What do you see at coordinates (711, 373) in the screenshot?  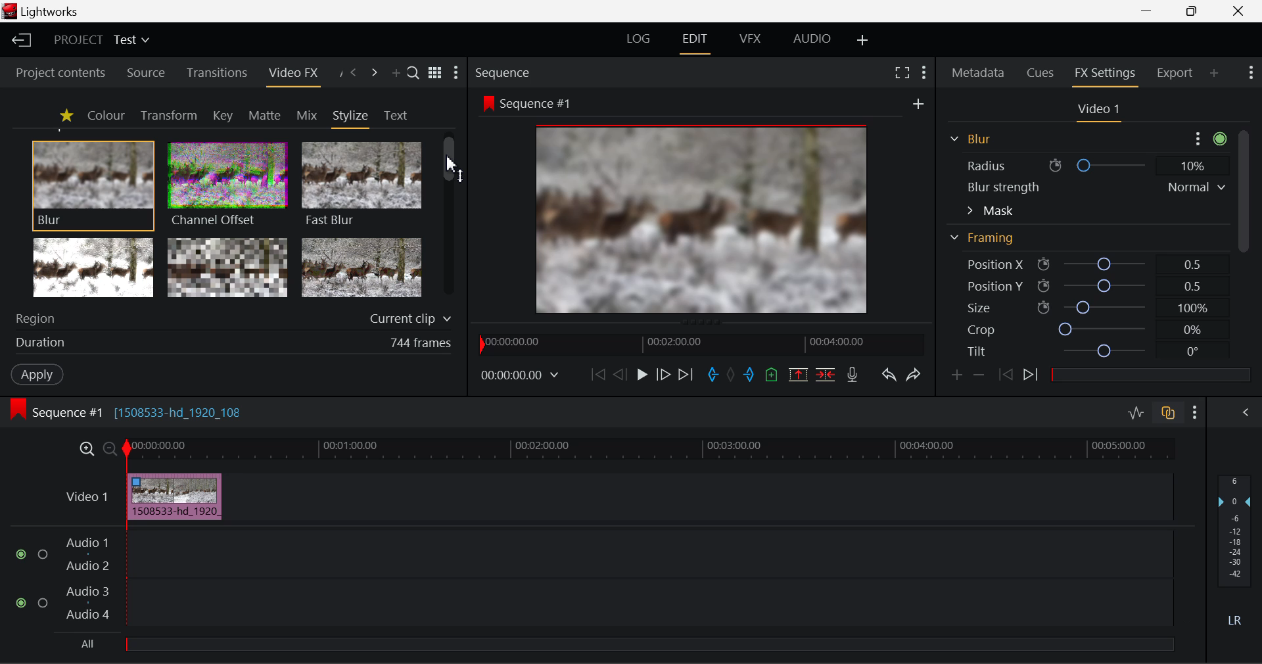 I see `Mark In` at bounding box center [711, 373].